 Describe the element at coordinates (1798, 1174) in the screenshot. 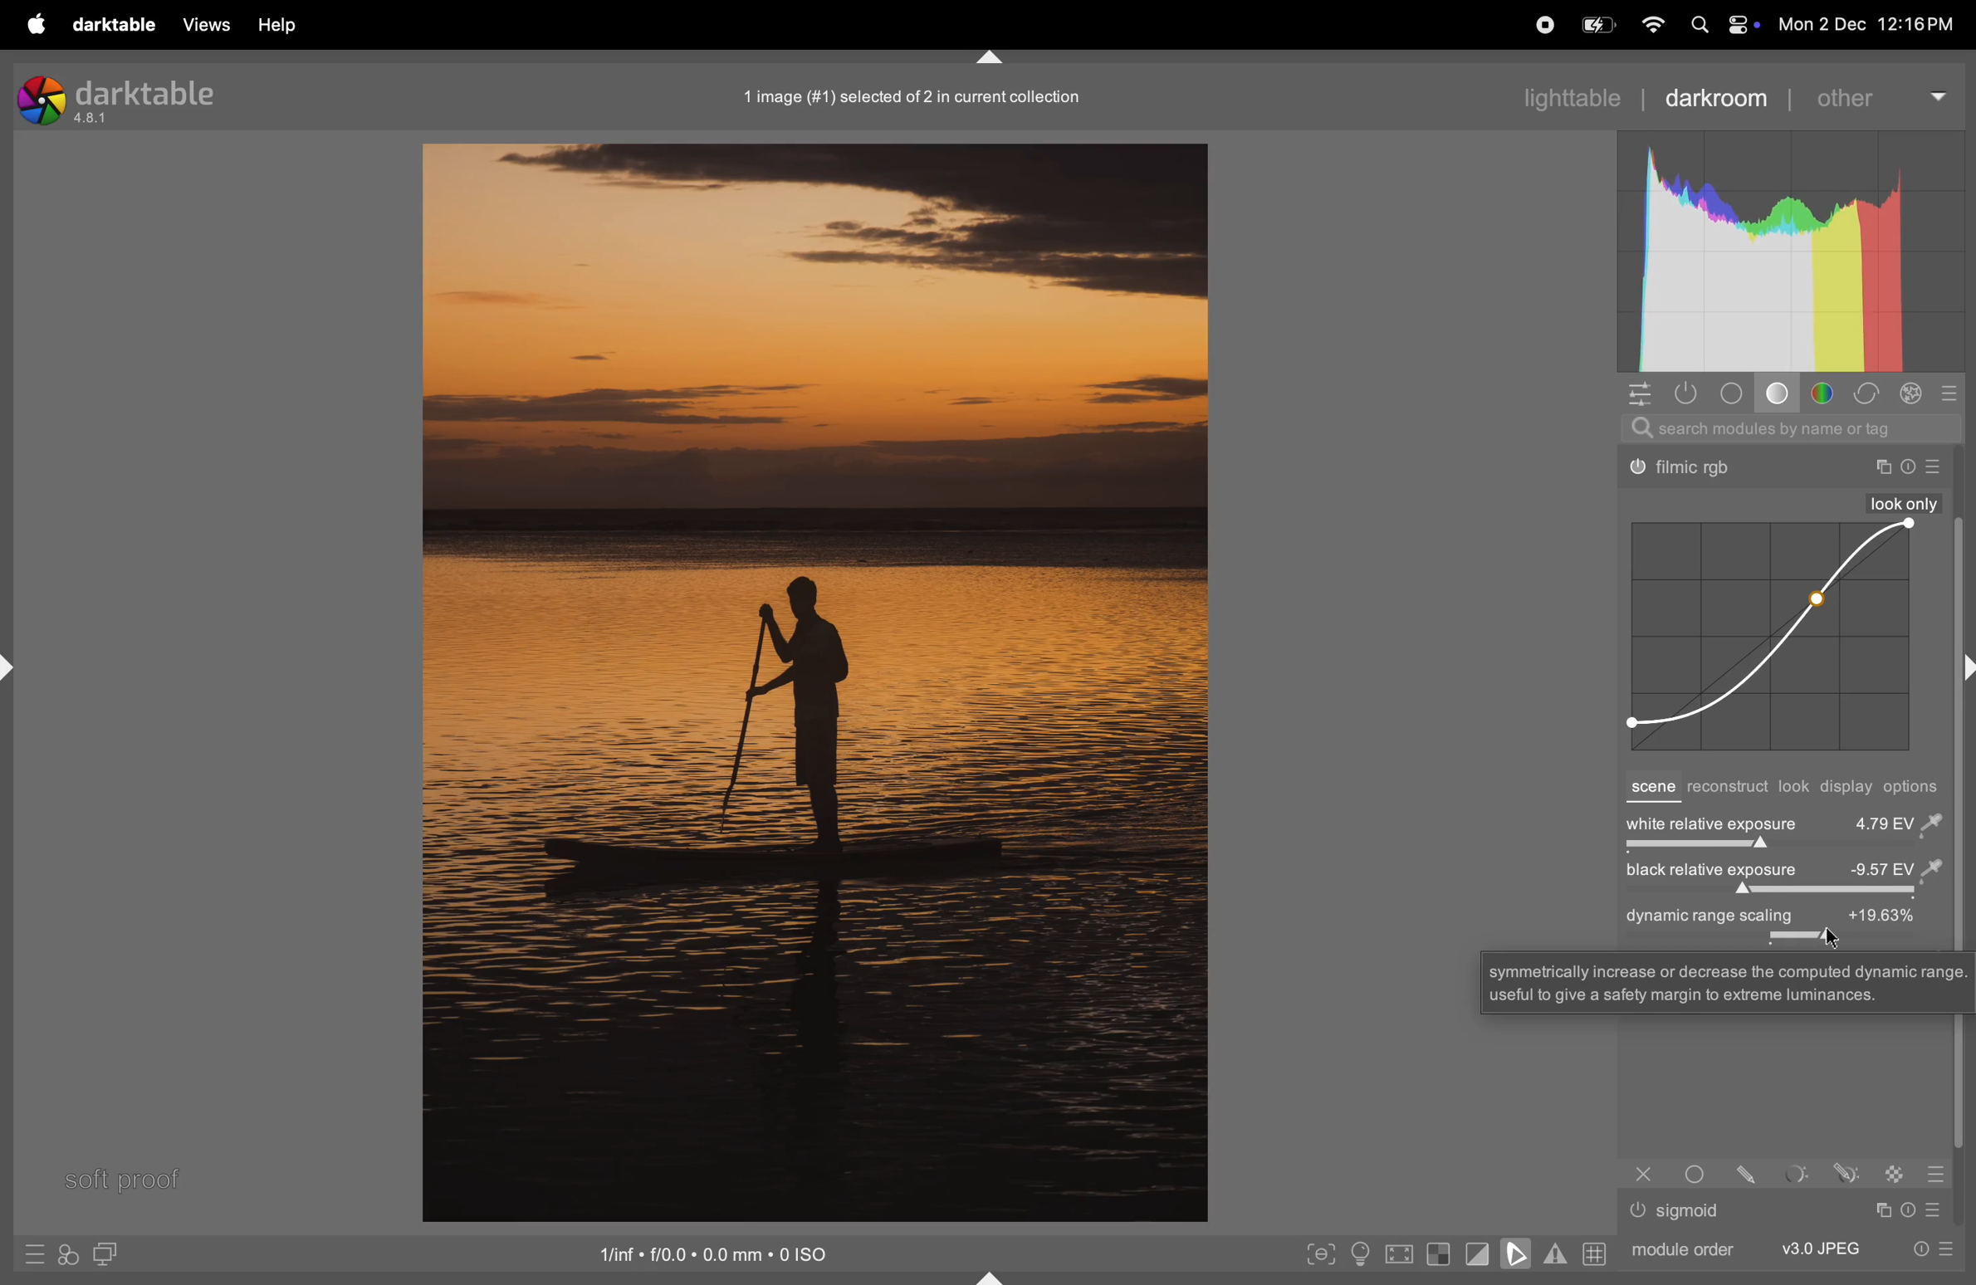

I see `` at that location.